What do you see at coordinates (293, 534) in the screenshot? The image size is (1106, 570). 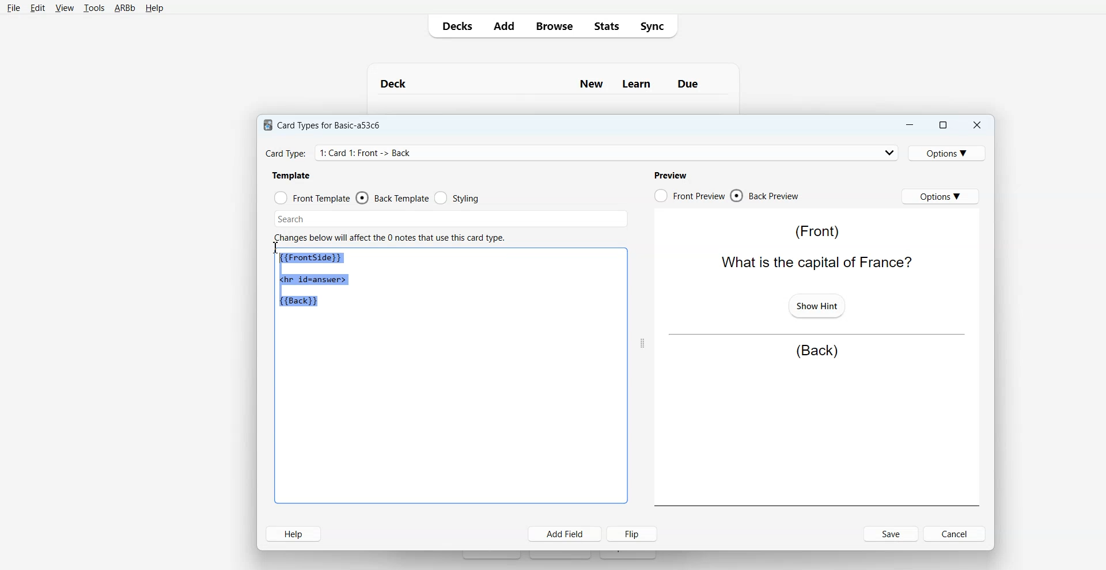 I see `Help` at bounding box center [293, 534].